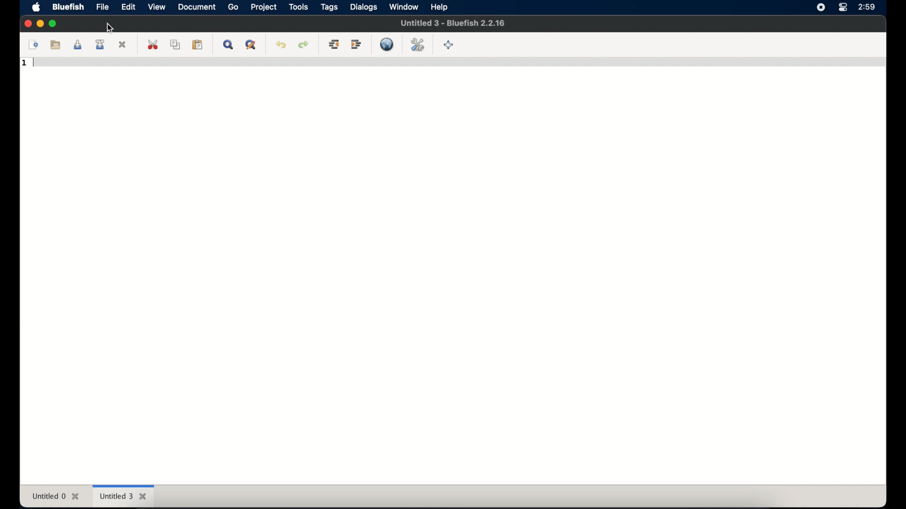 The height and width of the screenshot is (509, 906). What do you see at coordinates (129, 7) in the screenshot?
I see `edit` at bounding box center [129, 7].